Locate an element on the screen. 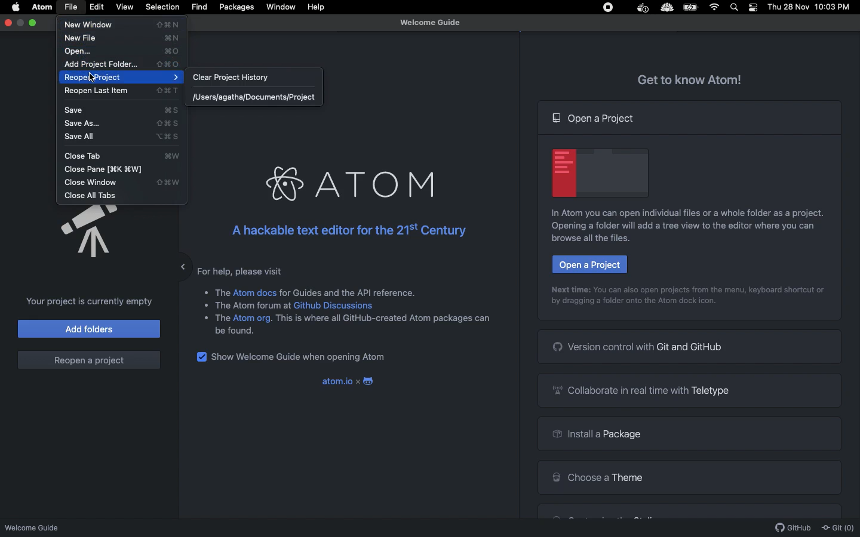 Image resolution: width=860 pixels, height=537 pixels. Welcome guide is located at coordinates (430, 23).